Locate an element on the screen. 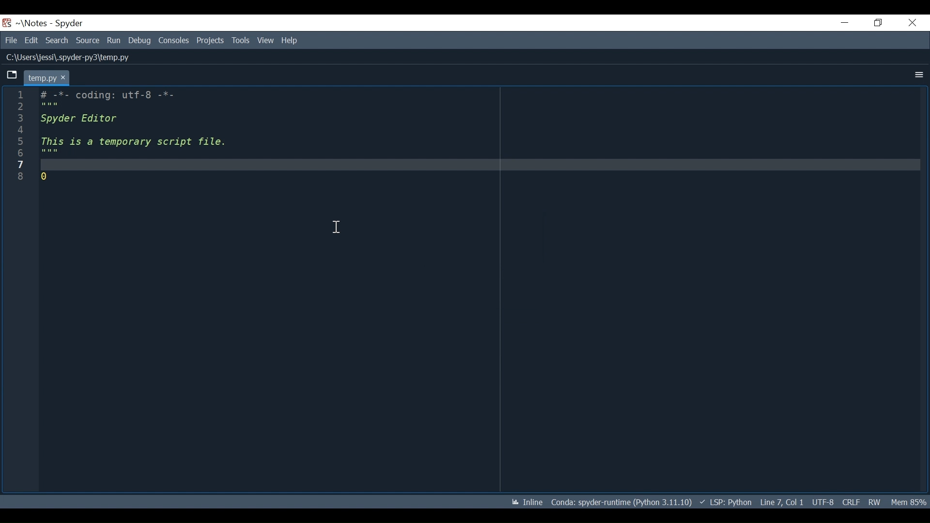  View is located at coordinates (265, 40).